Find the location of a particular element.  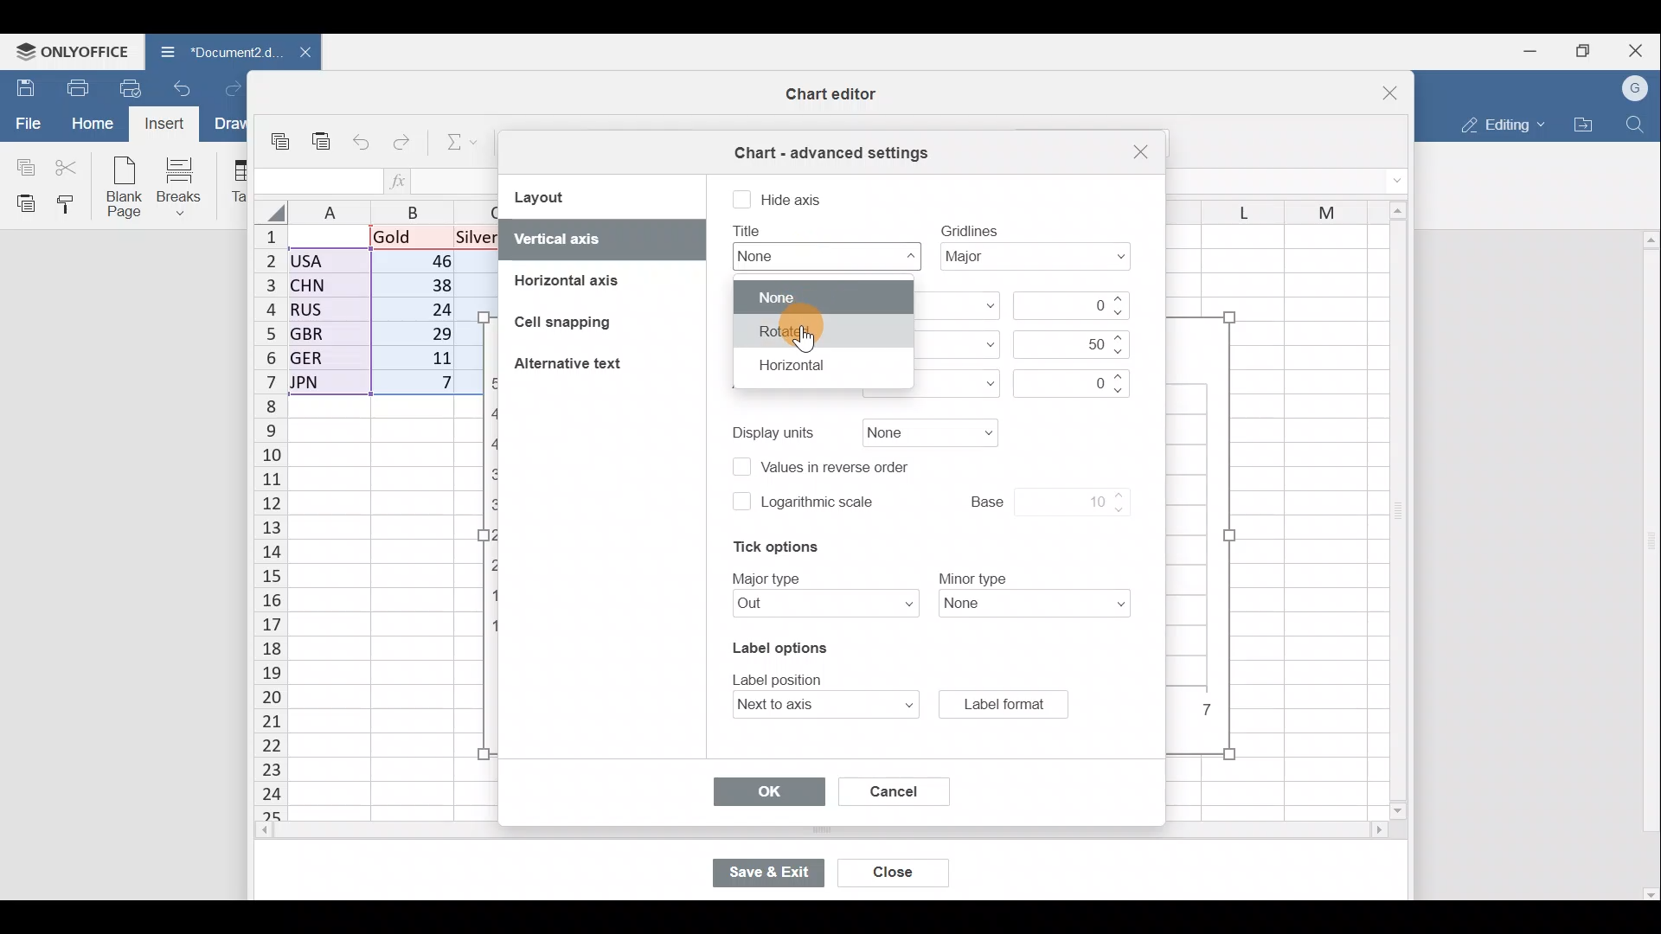

Open file location is located at coordinates (1581, 124).